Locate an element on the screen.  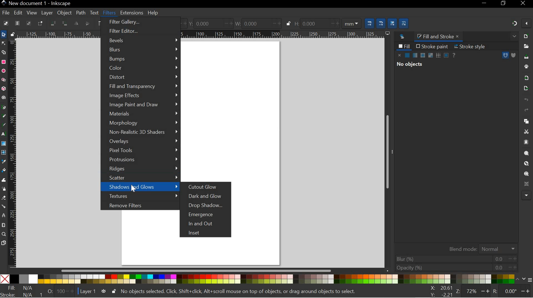
MINIMIZE is located at coordinates (484, 4).